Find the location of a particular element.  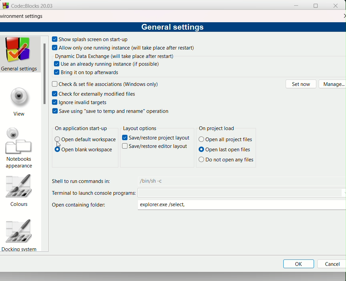

checkbox is located at coordinates (54, 84).